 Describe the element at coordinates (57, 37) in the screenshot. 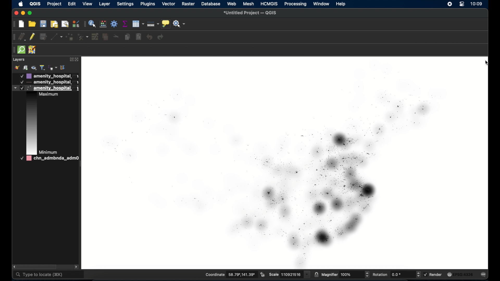

I see `digitize with segment` at that location.